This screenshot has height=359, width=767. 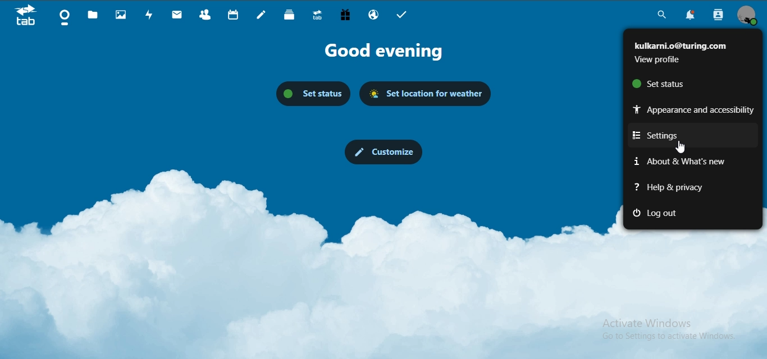 I want to click on kulkami.o@turing.com, so click(x=682, y=44).